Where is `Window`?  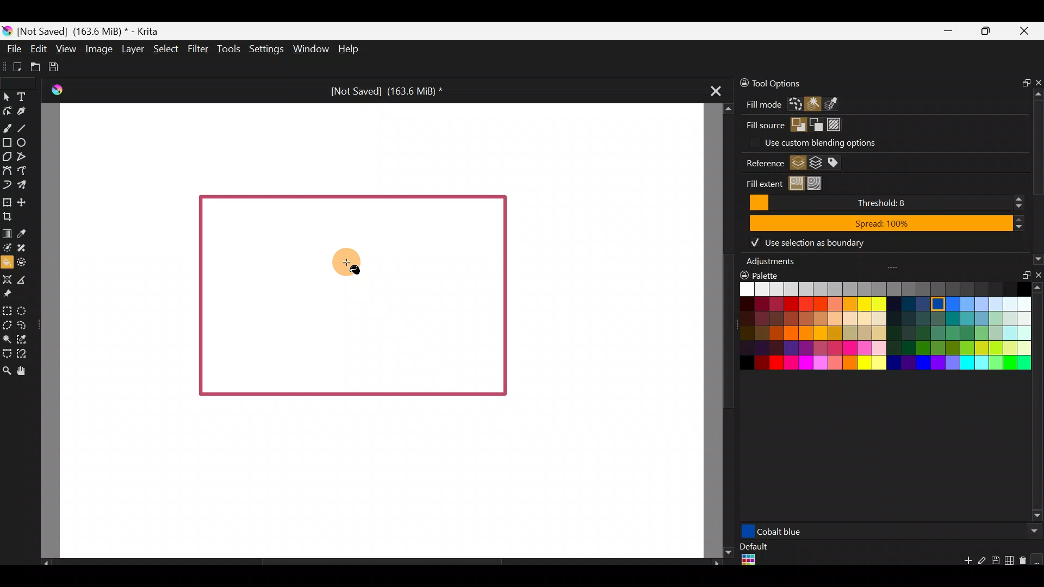 Window is located at coordinates (309, 48).